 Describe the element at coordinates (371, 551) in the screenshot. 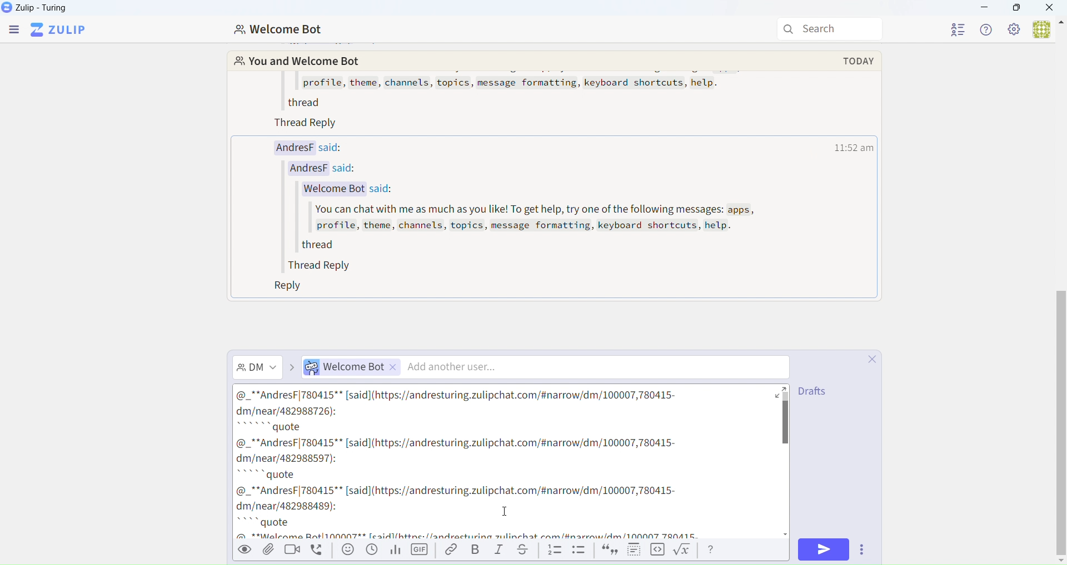

I see `Schedule` at that location.